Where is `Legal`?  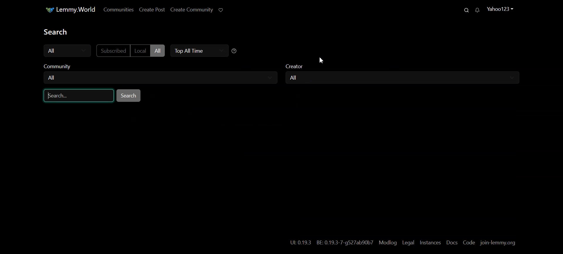 Legal is located at coordinates (408, 243).